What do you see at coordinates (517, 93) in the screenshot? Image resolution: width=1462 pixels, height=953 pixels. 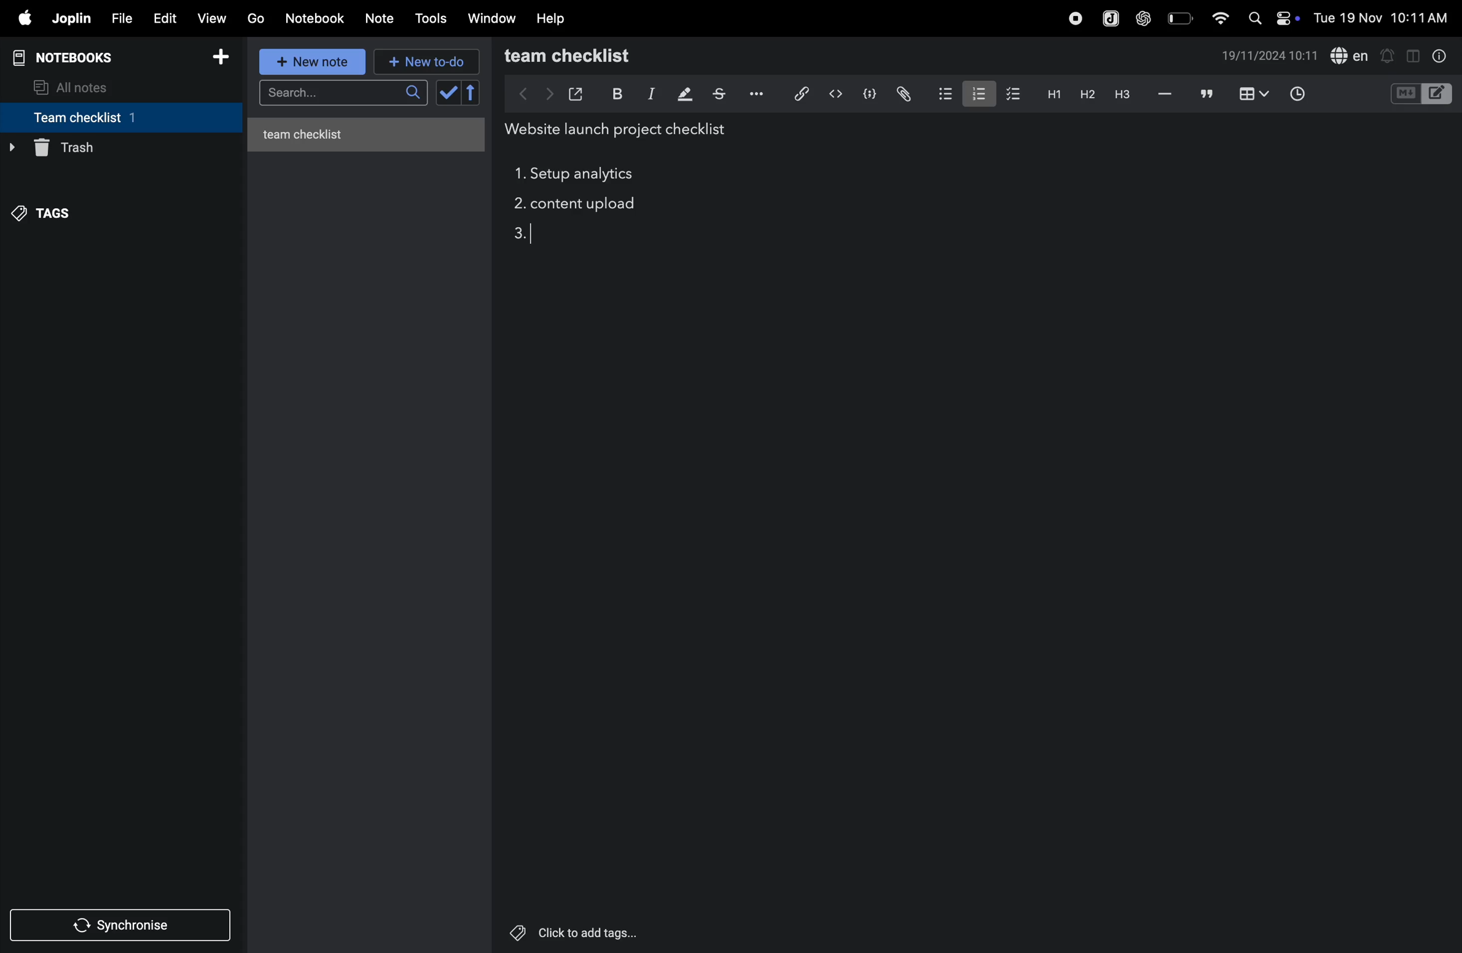 I see `backward` at bounding box center [517, 93].